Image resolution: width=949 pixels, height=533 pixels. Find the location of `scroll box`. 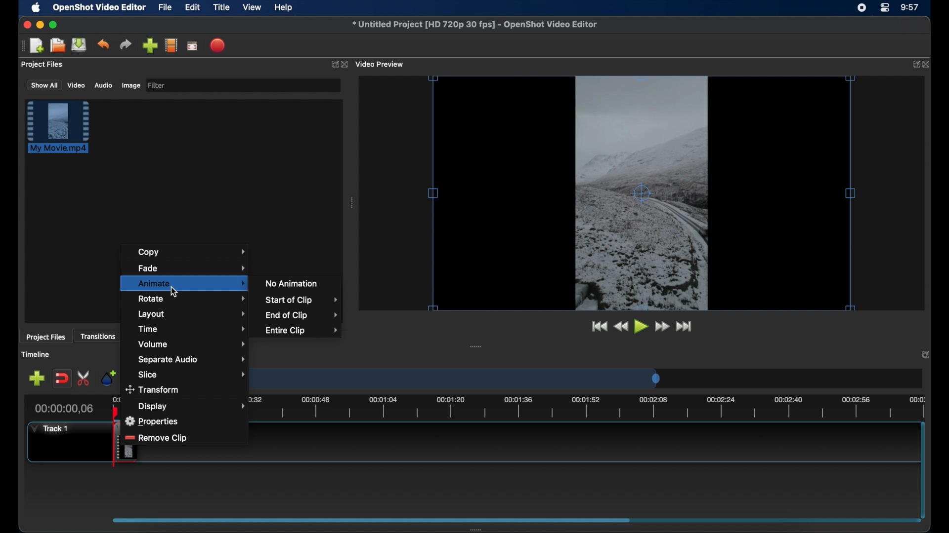

scroll box is located at coordinates (368, 520).